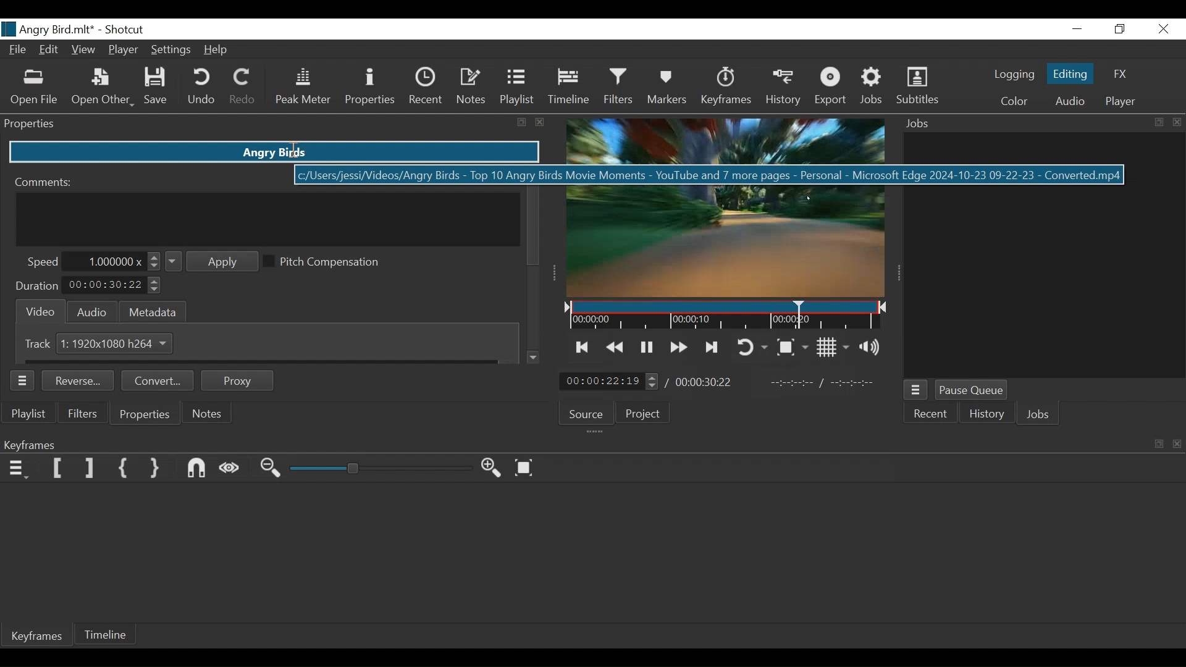 This screenshot has height=667, width=1186. What do you see at coordinates (1121, 28) in the screenshot?
I see `Restore` at bounding box center [1121, 28].